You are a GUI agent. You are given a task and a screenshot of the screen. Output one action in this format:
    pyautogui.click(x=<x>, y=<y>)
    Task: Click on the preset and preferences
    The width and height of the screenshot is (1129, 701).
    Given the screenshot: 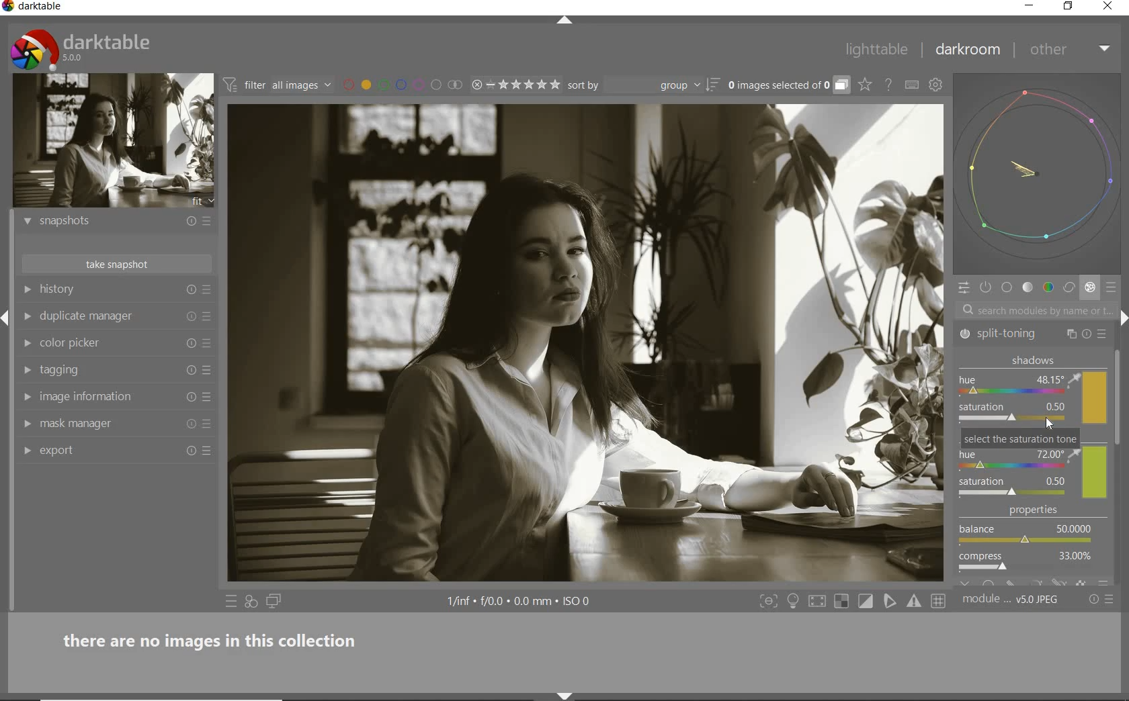 What is the action you would take?
    pyautogui.click(x=209, y=371)
    